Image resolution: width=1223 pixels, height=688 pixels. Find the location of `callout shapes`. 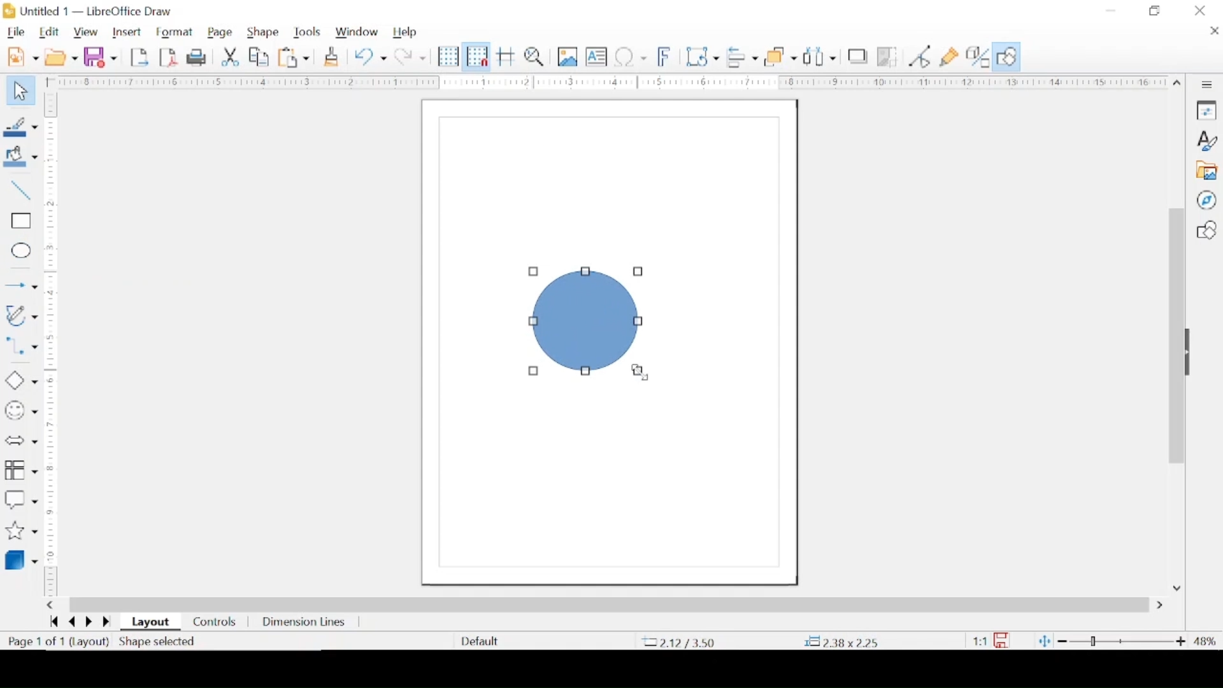

callout shapes is located at coordinates (21, 498).